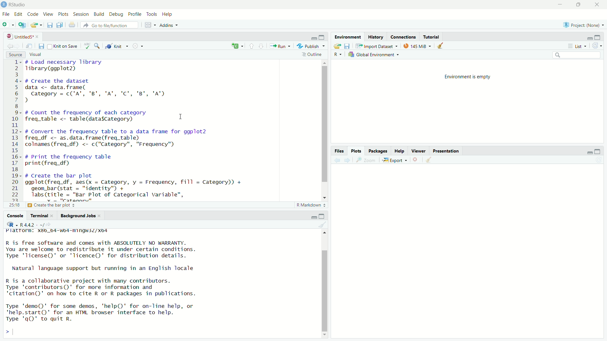 This screenshot has width=607, height=341. I want to click on save, so click(51, 25).